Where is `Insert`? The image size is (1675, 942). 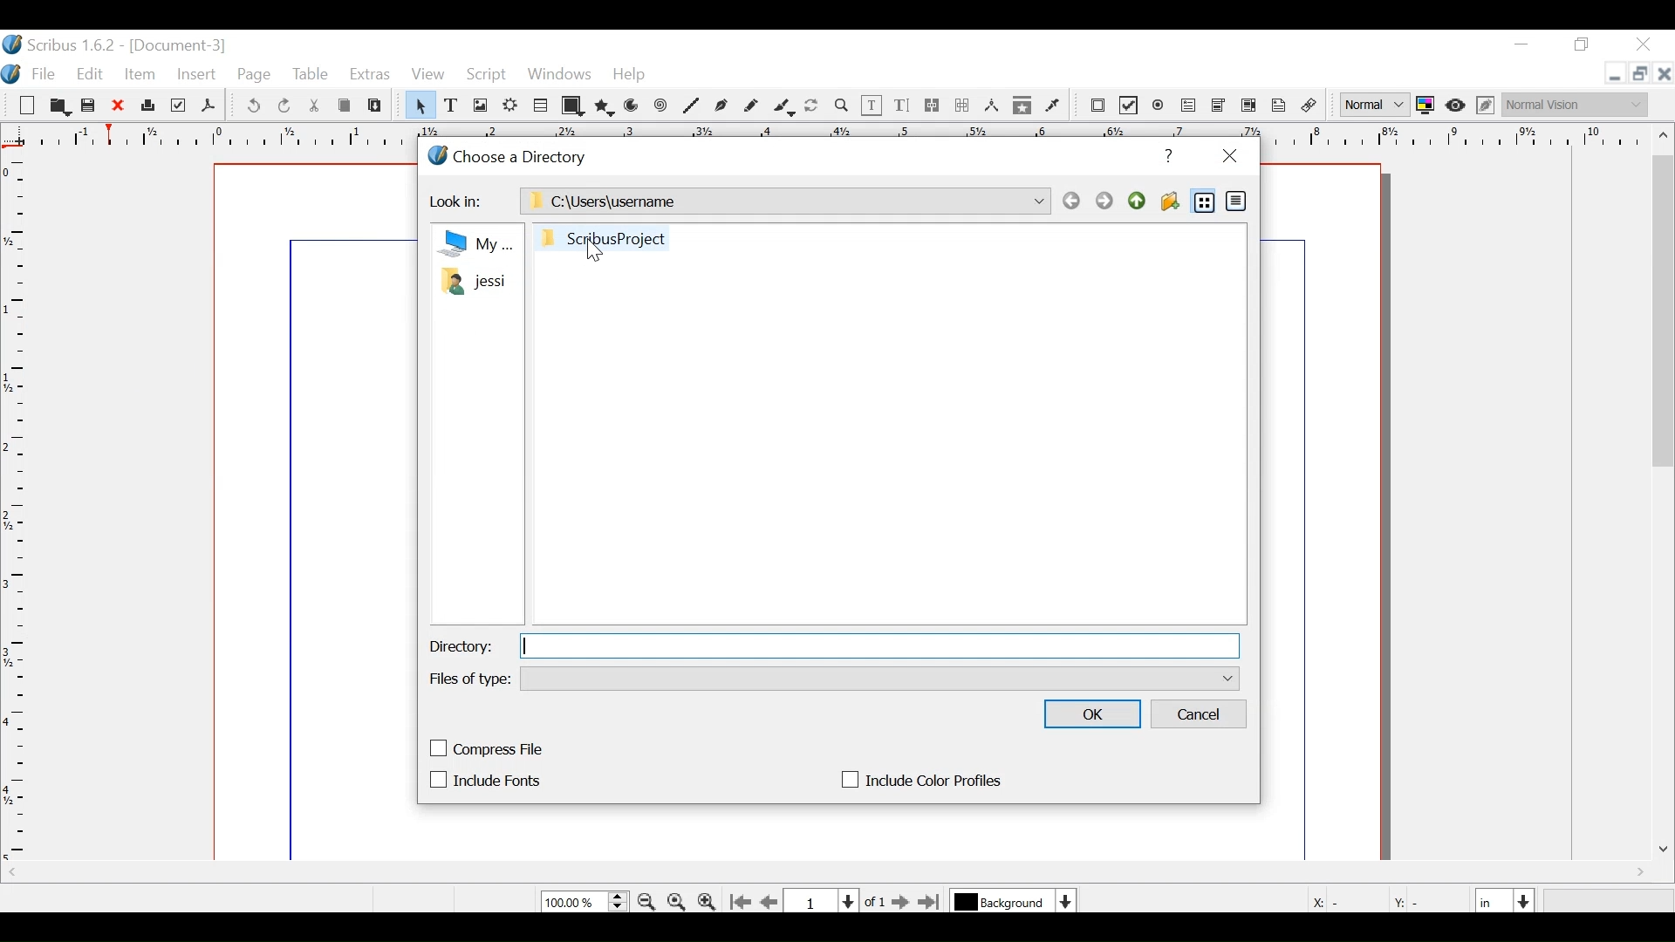 Insert is located at coordinates (195, 75).